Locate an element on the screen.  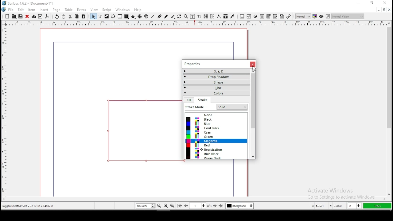
save is located at coordinates (20, 16).